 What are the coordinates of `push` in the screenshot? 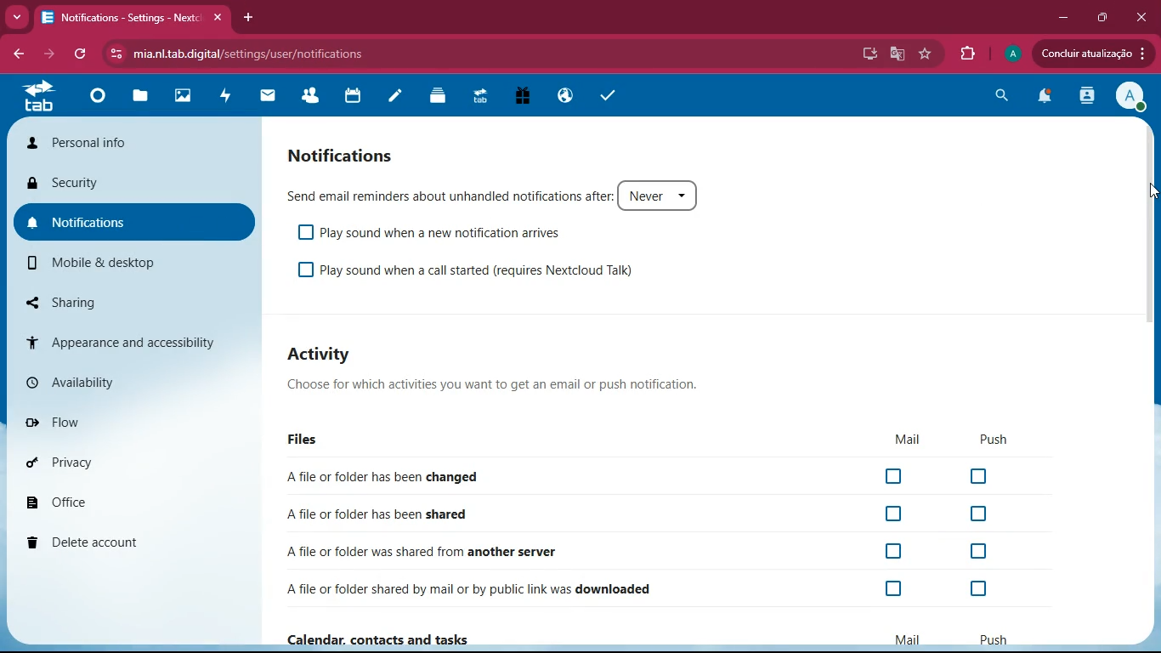 It's located at (986, 440).